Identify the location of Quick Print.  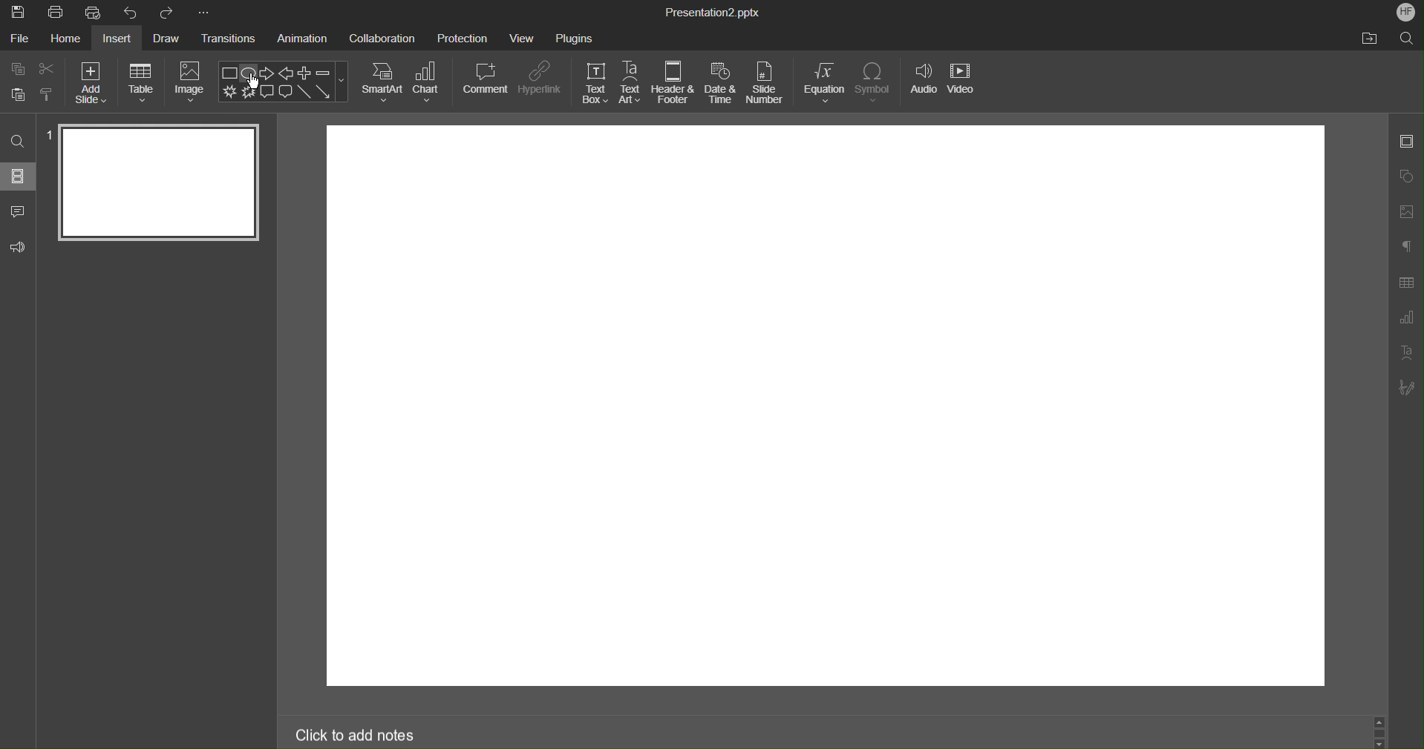
(97, 13).